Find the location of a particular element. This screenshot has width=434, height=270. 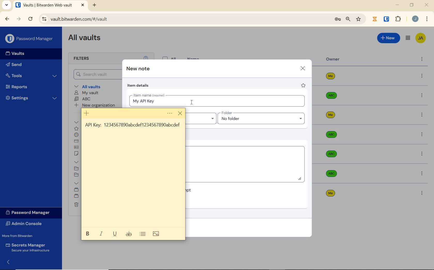

more options is located at coordinates (422, 116).